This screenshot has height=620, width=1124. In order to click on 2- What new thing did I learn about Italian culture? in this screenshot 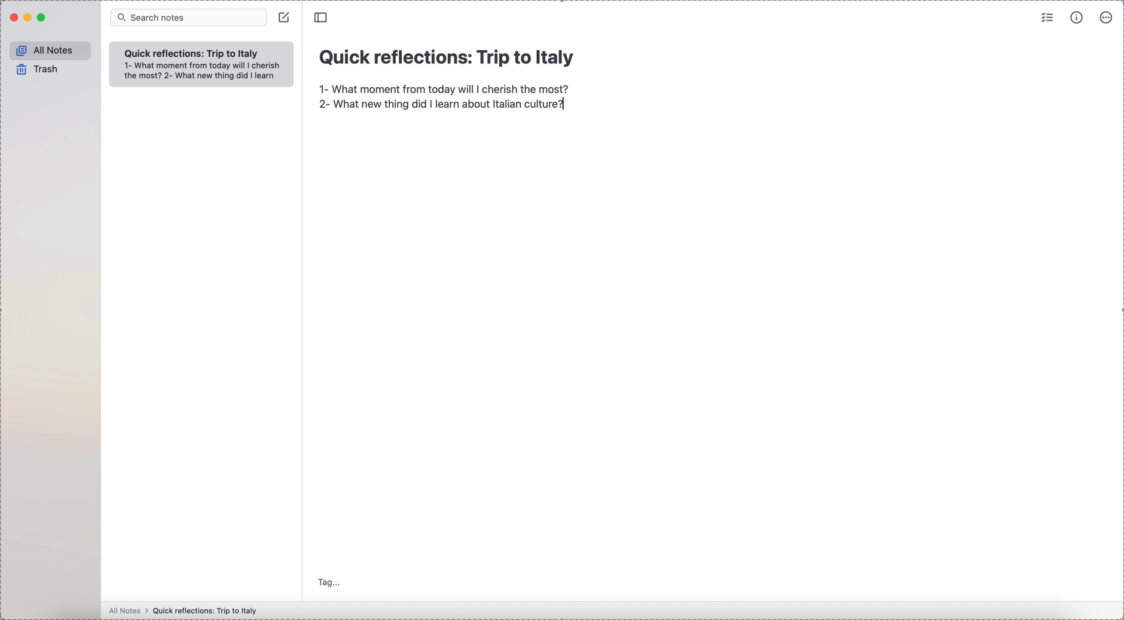, I will do `click(442, 106)`.